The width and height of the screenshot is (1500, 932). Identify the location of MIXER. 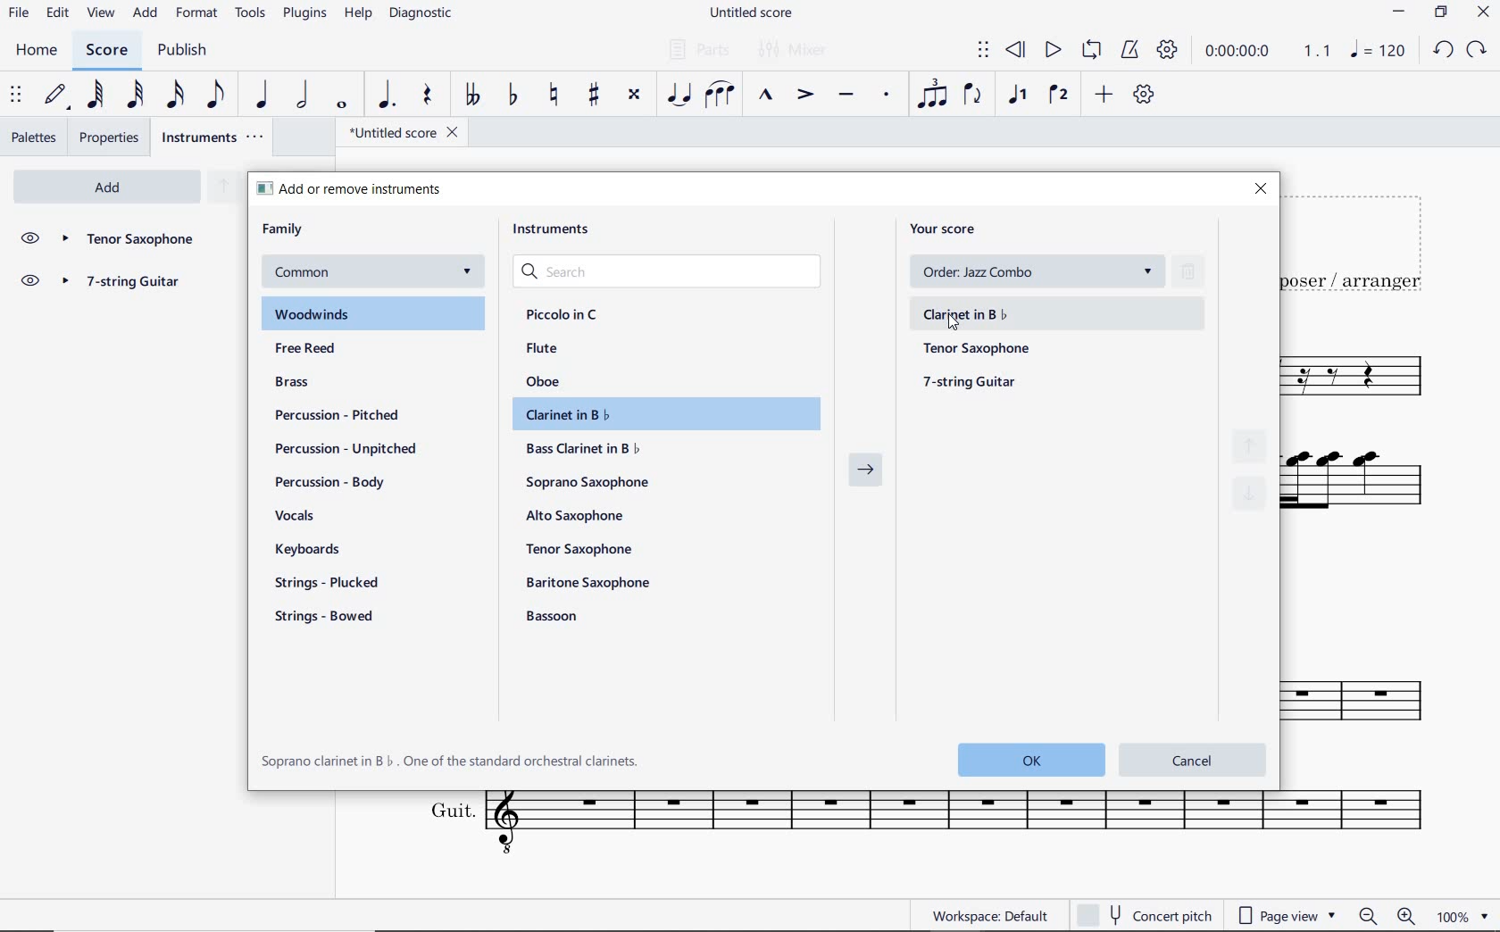
(795, 51).